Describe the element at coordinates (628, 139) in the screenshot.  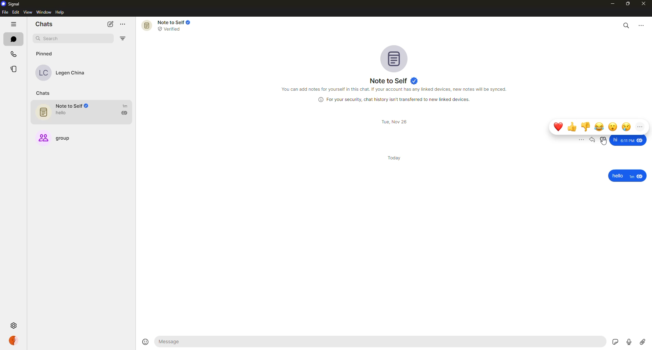
I see `message` at that location.